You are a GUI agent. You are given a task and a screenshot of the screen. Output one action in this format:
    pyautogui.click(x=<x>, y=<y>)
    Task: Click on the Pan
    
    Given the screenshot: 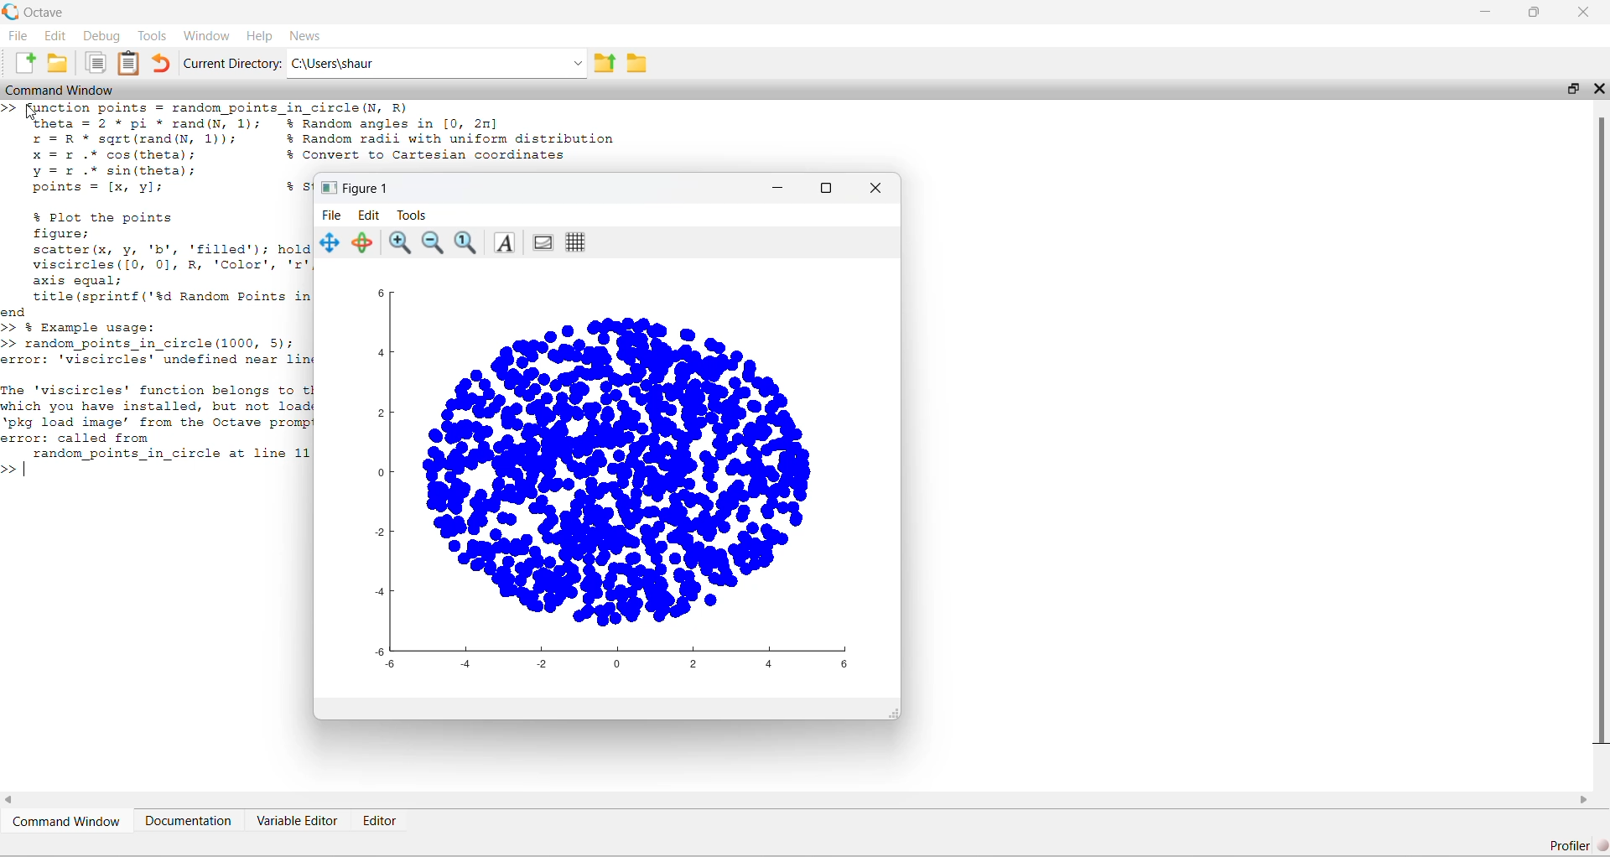 What is the action you would take?
    pyautogui.click(x=329, y=242)
    